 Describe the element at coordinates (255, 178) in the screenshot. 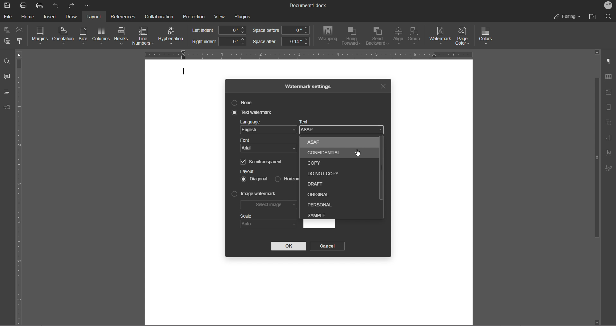

I see `Diagonal` at that location.